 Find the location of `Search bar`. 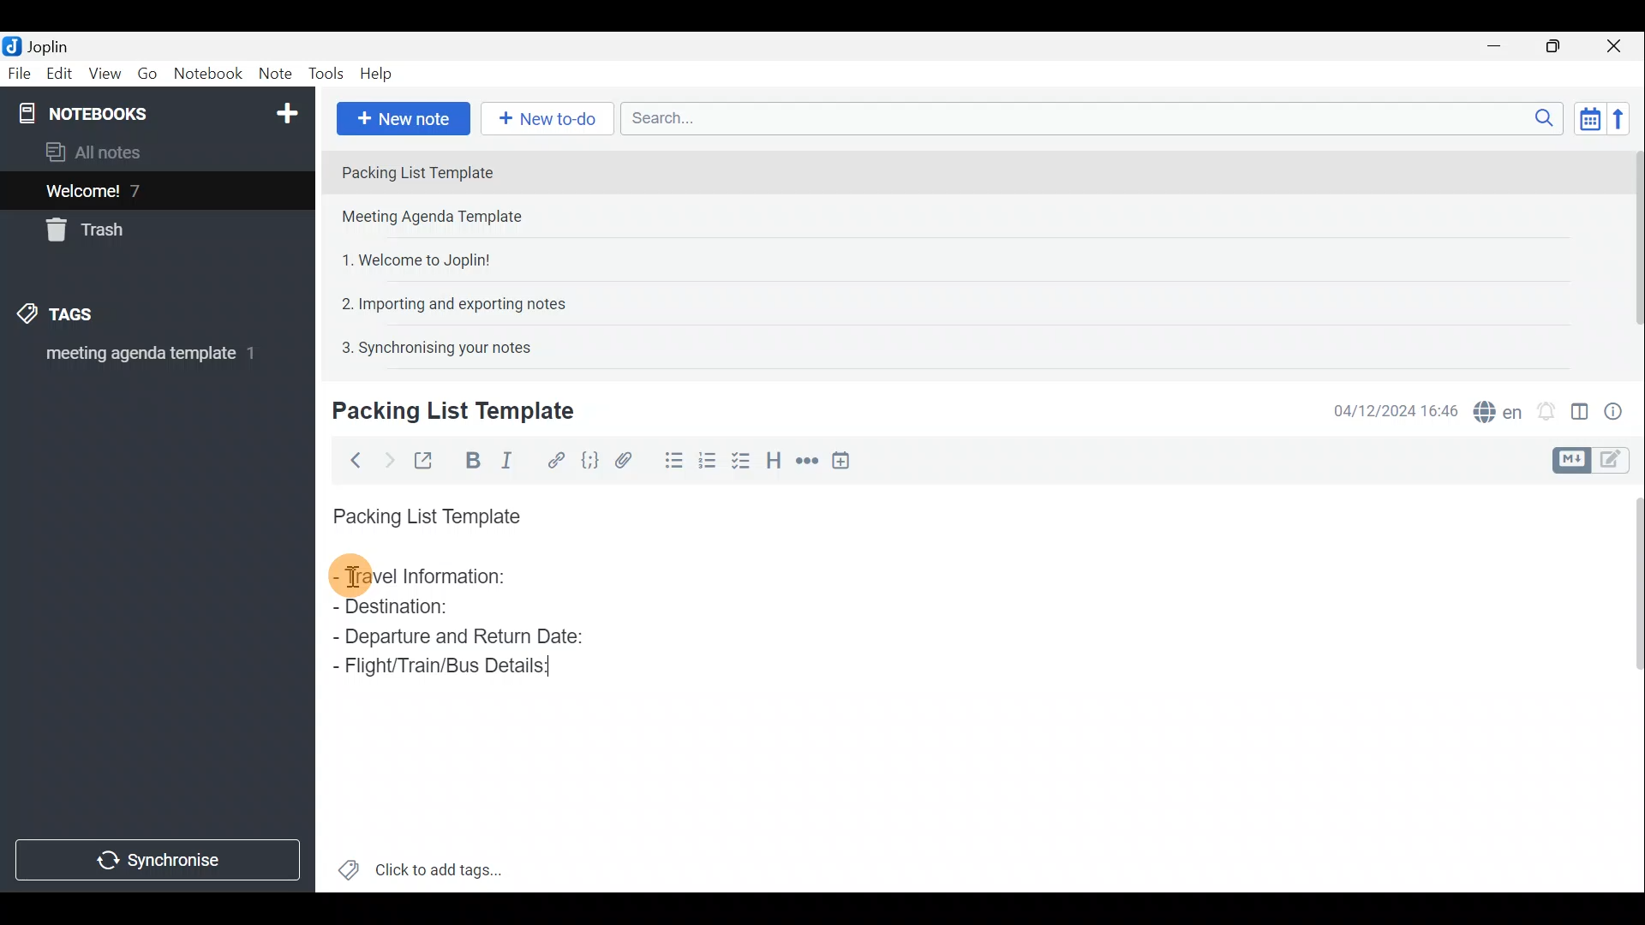

Search bar is located at coordinates (1087, 120).